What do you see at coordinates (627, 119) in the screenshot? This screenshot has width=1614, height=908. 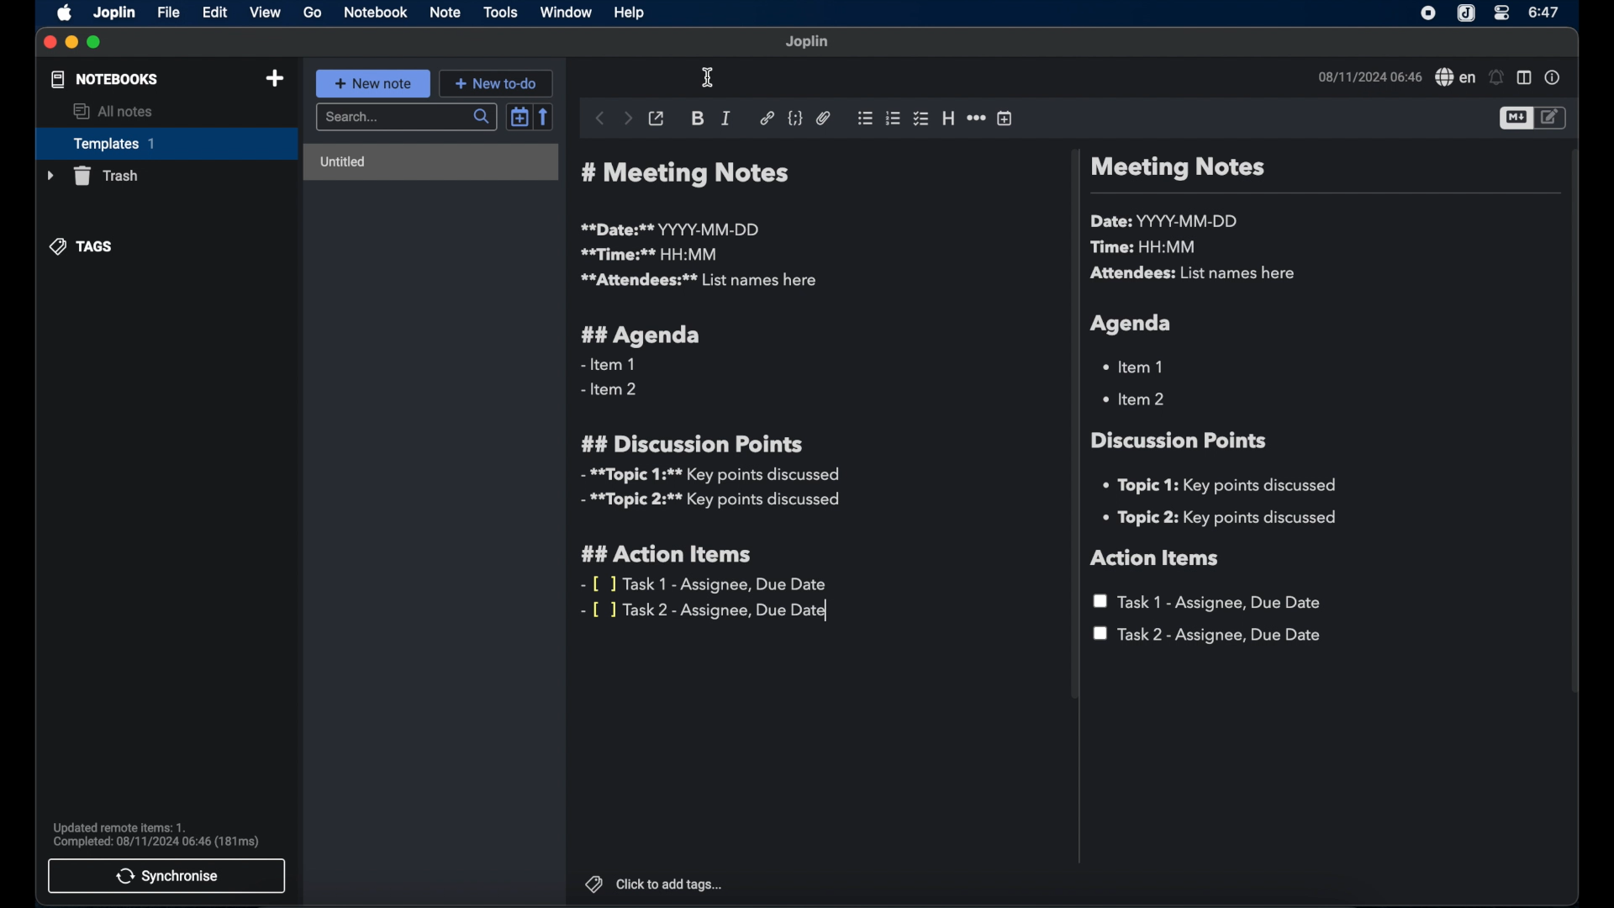 I see `forward` at bounding box center [627, 119].